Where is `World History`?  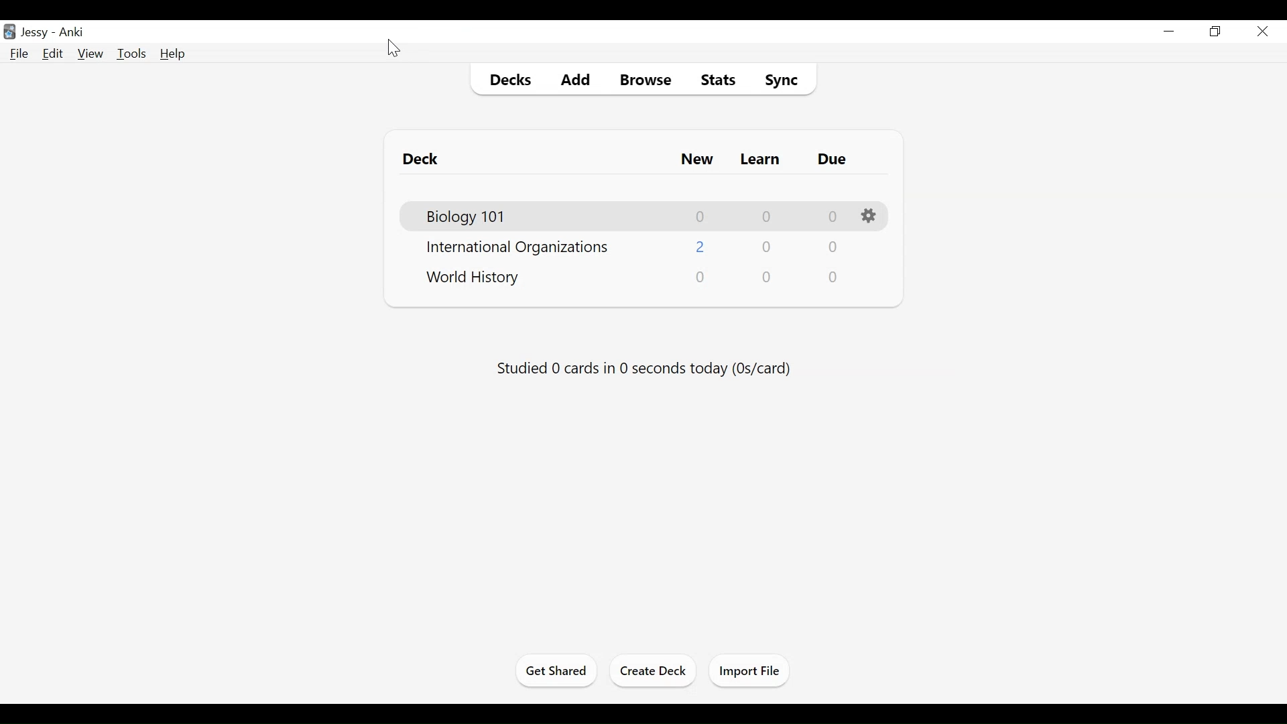
World History is located at coordinates (473, 278).